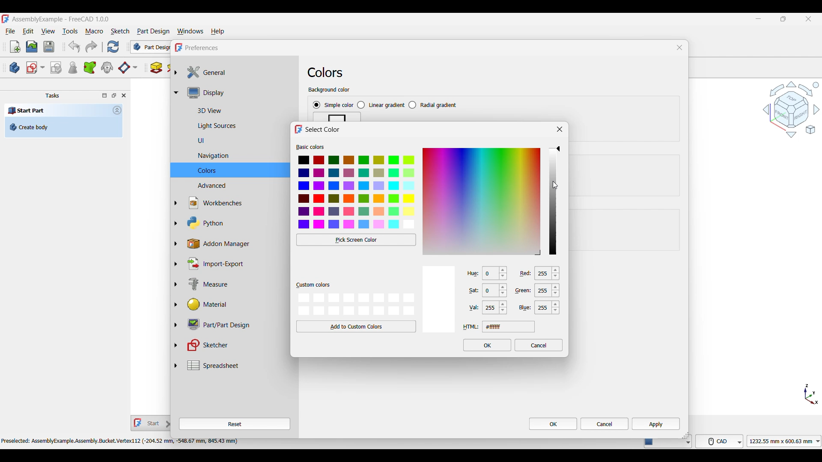  I want to click on Refresh, so click(113, 47).